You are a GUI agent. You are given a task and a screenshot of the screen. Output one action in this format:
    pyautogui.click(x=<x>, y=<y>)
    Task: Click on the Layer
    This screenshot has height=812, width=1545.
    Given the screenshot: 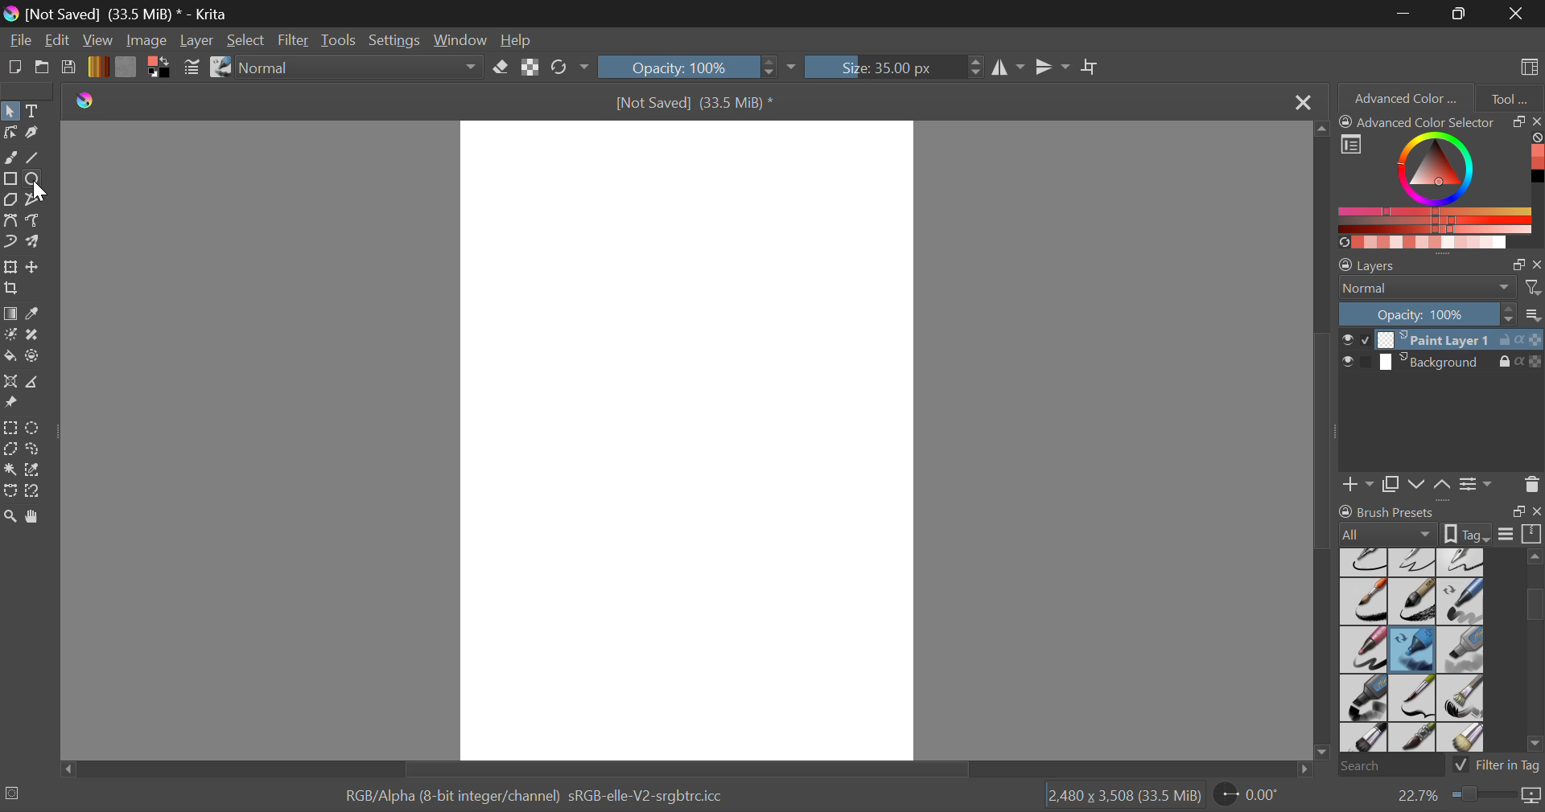 What is the action you would take?
    pyautogui.click(x=196, y=40)
    